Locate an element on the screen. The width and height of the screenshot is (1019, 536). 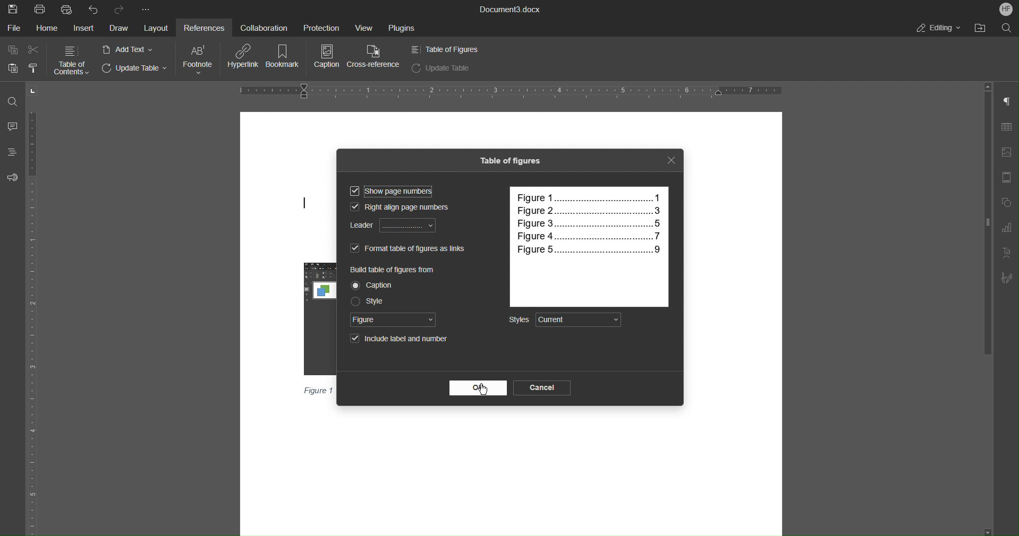
pointer is located at coordinates (484, 389).